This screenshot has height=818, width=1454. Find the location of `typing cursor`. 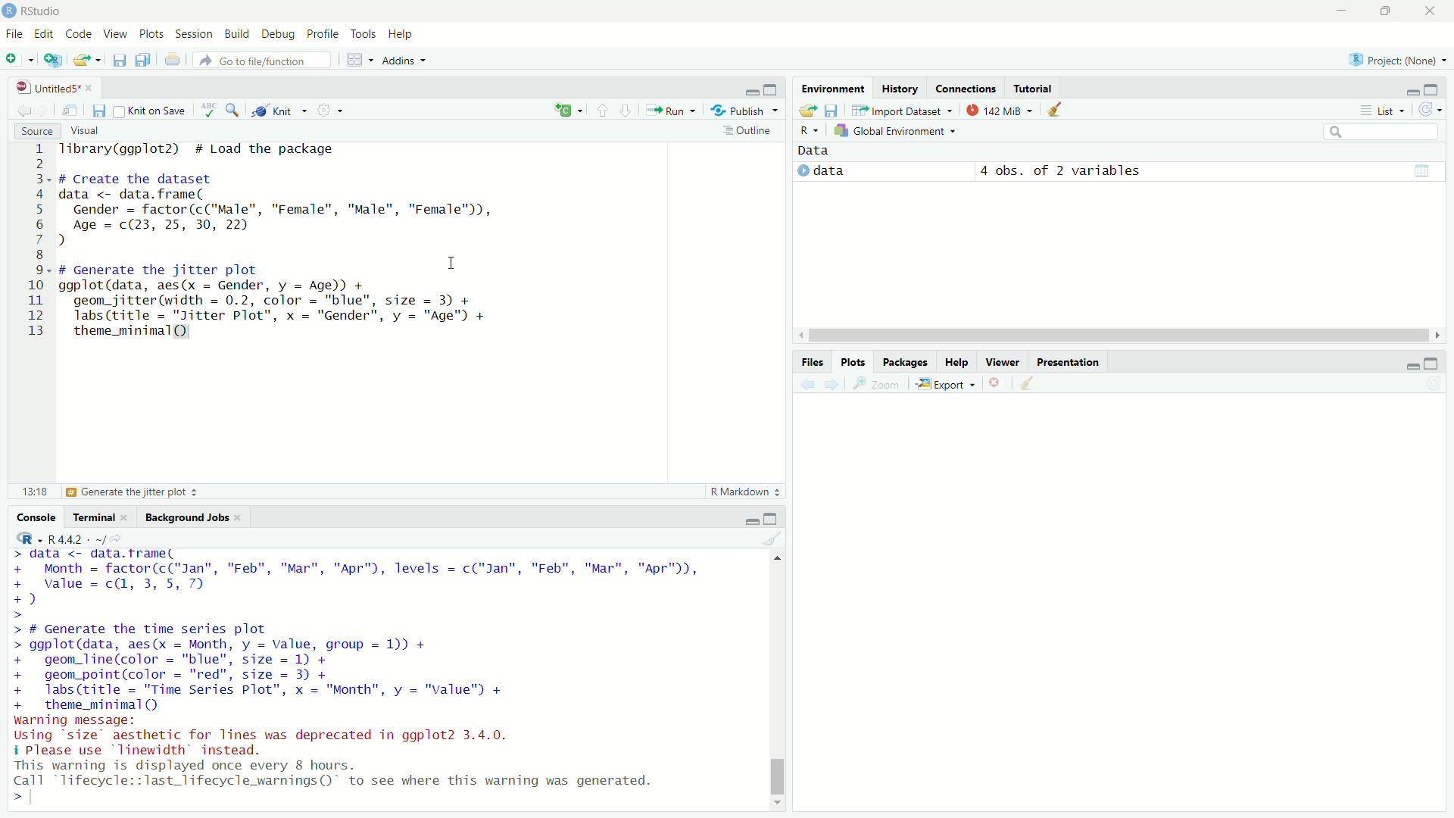

typing cursor is located at coordinates (44, 802).